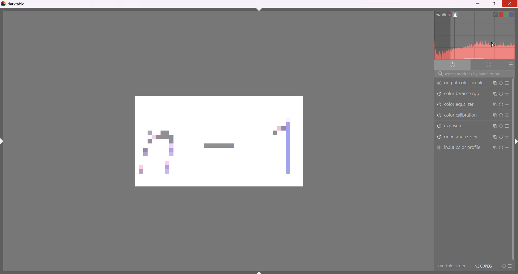 This screenshot has height=274, width=518. What do you see at coordinates (510, 266) in the screenshot?
I see `preset` at bounding box center [510, 266].